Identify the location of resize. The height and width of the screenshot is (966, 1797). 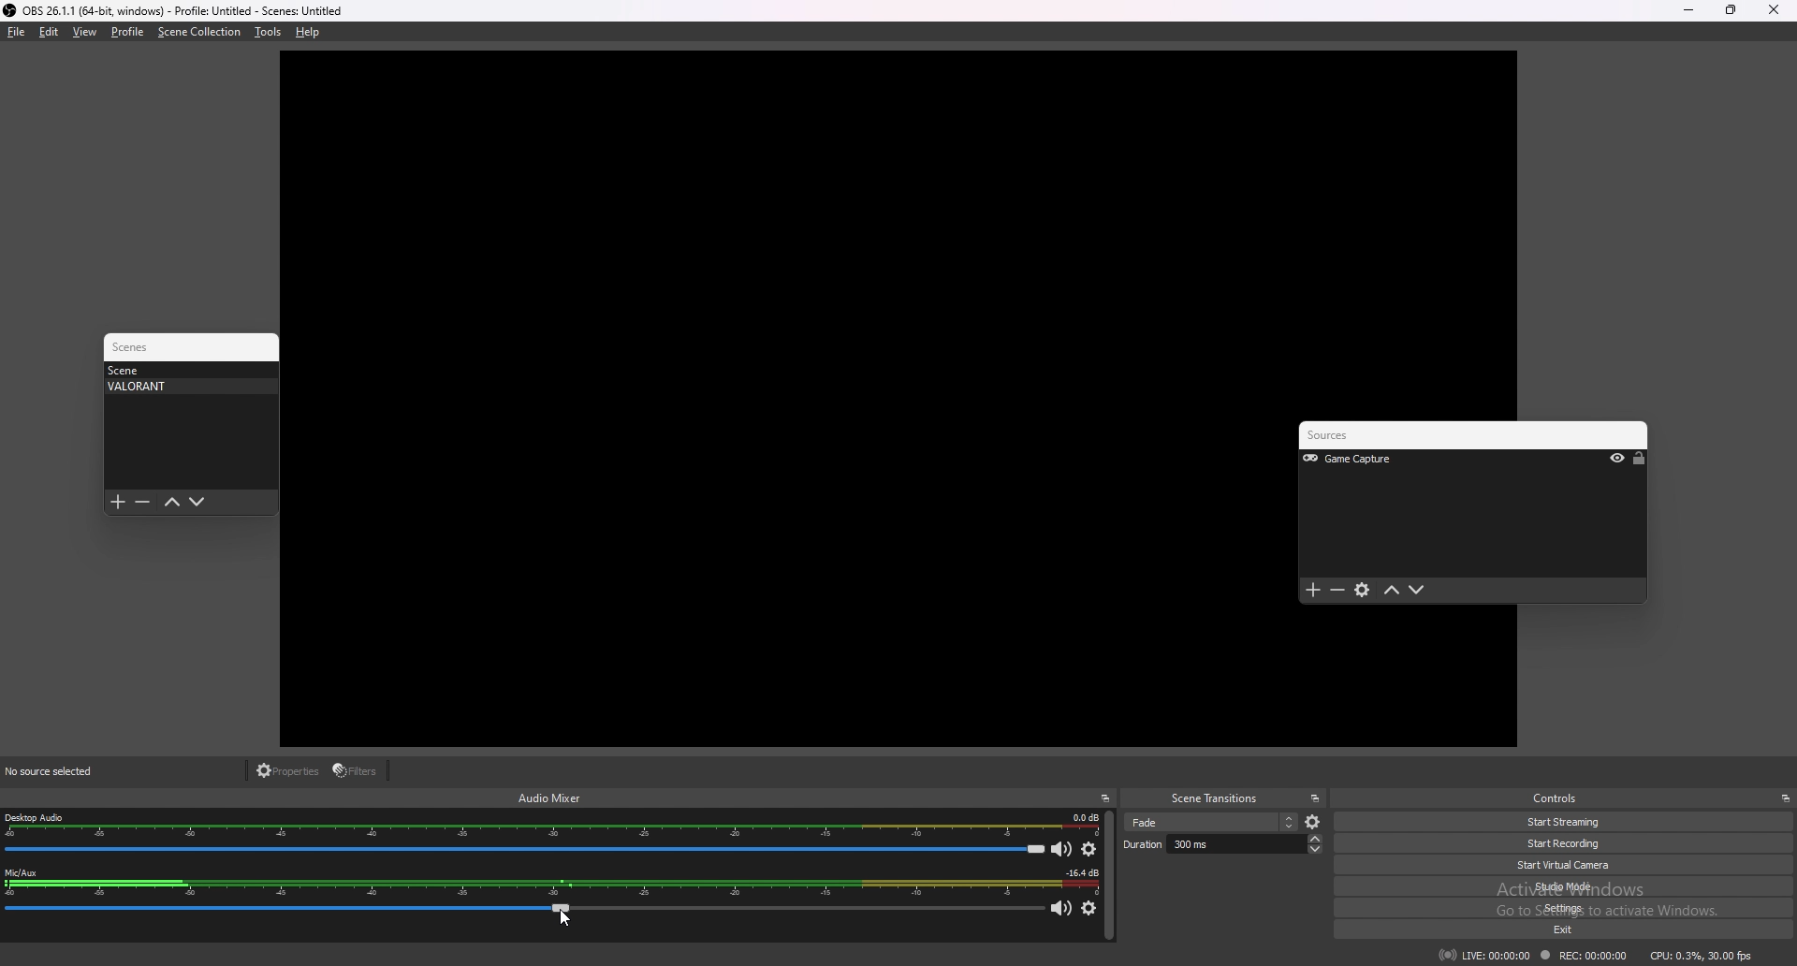
(1731, 9).